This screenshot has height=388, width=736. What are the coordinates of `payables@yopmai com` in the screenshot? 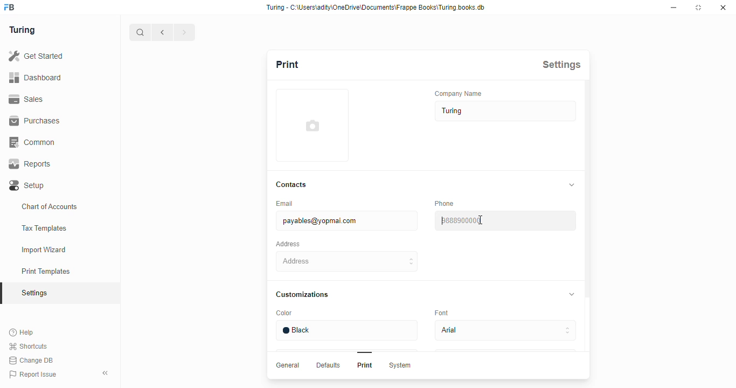 It's located at (343, 221).